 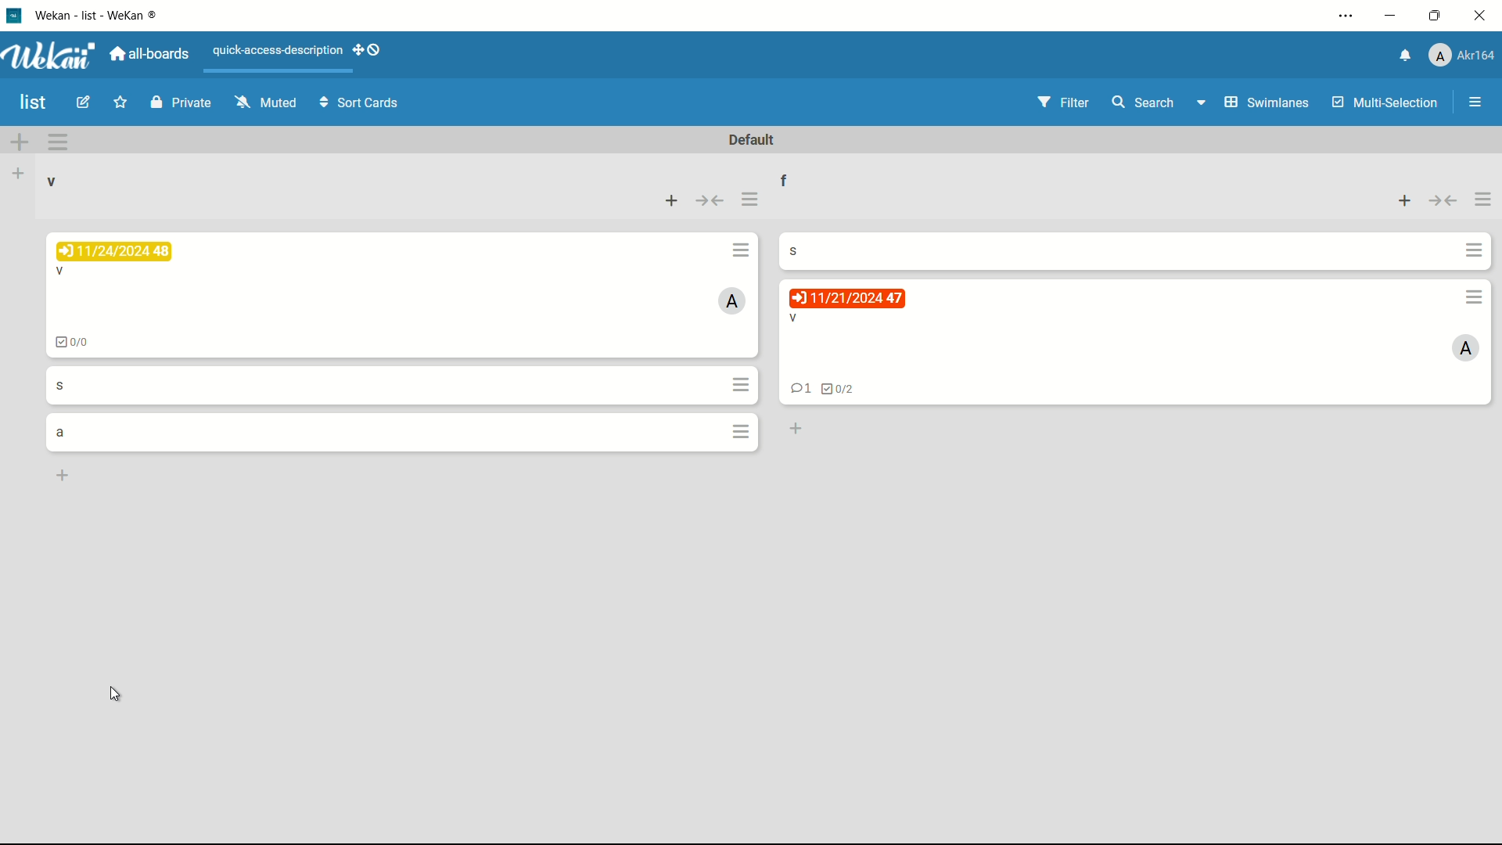 I want to click on search, so click(x=1144, y=104).